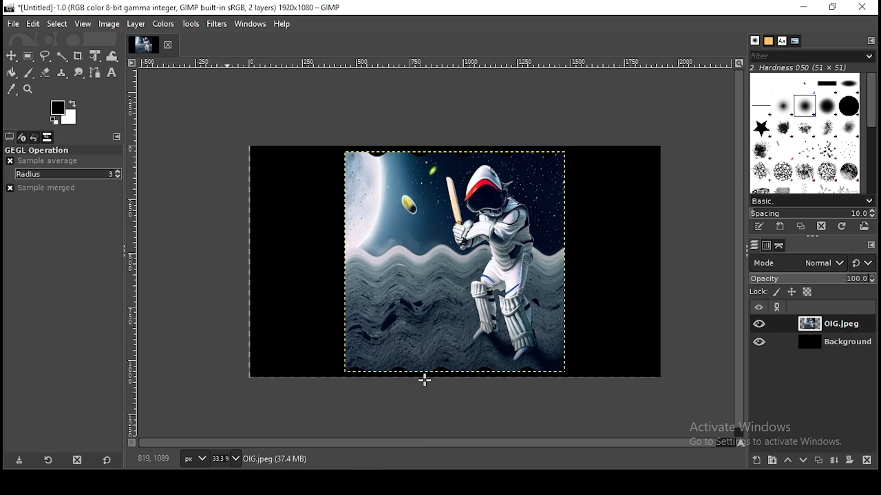 This screenshot has width=881, height=495. Describe the element at coordinates (813, 55) in the screenshot. I see `search filters` at that location.